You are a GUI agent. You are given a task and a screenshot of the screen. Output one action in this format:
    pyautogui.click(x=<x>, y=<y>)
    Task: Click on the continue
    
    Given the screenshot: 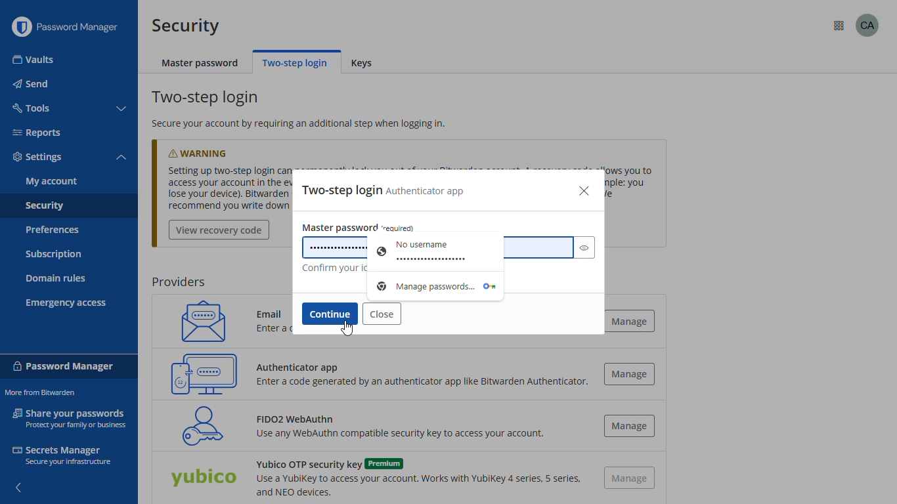 What is the action you would take?
    pyautogui.click(x=331, y=314)
    